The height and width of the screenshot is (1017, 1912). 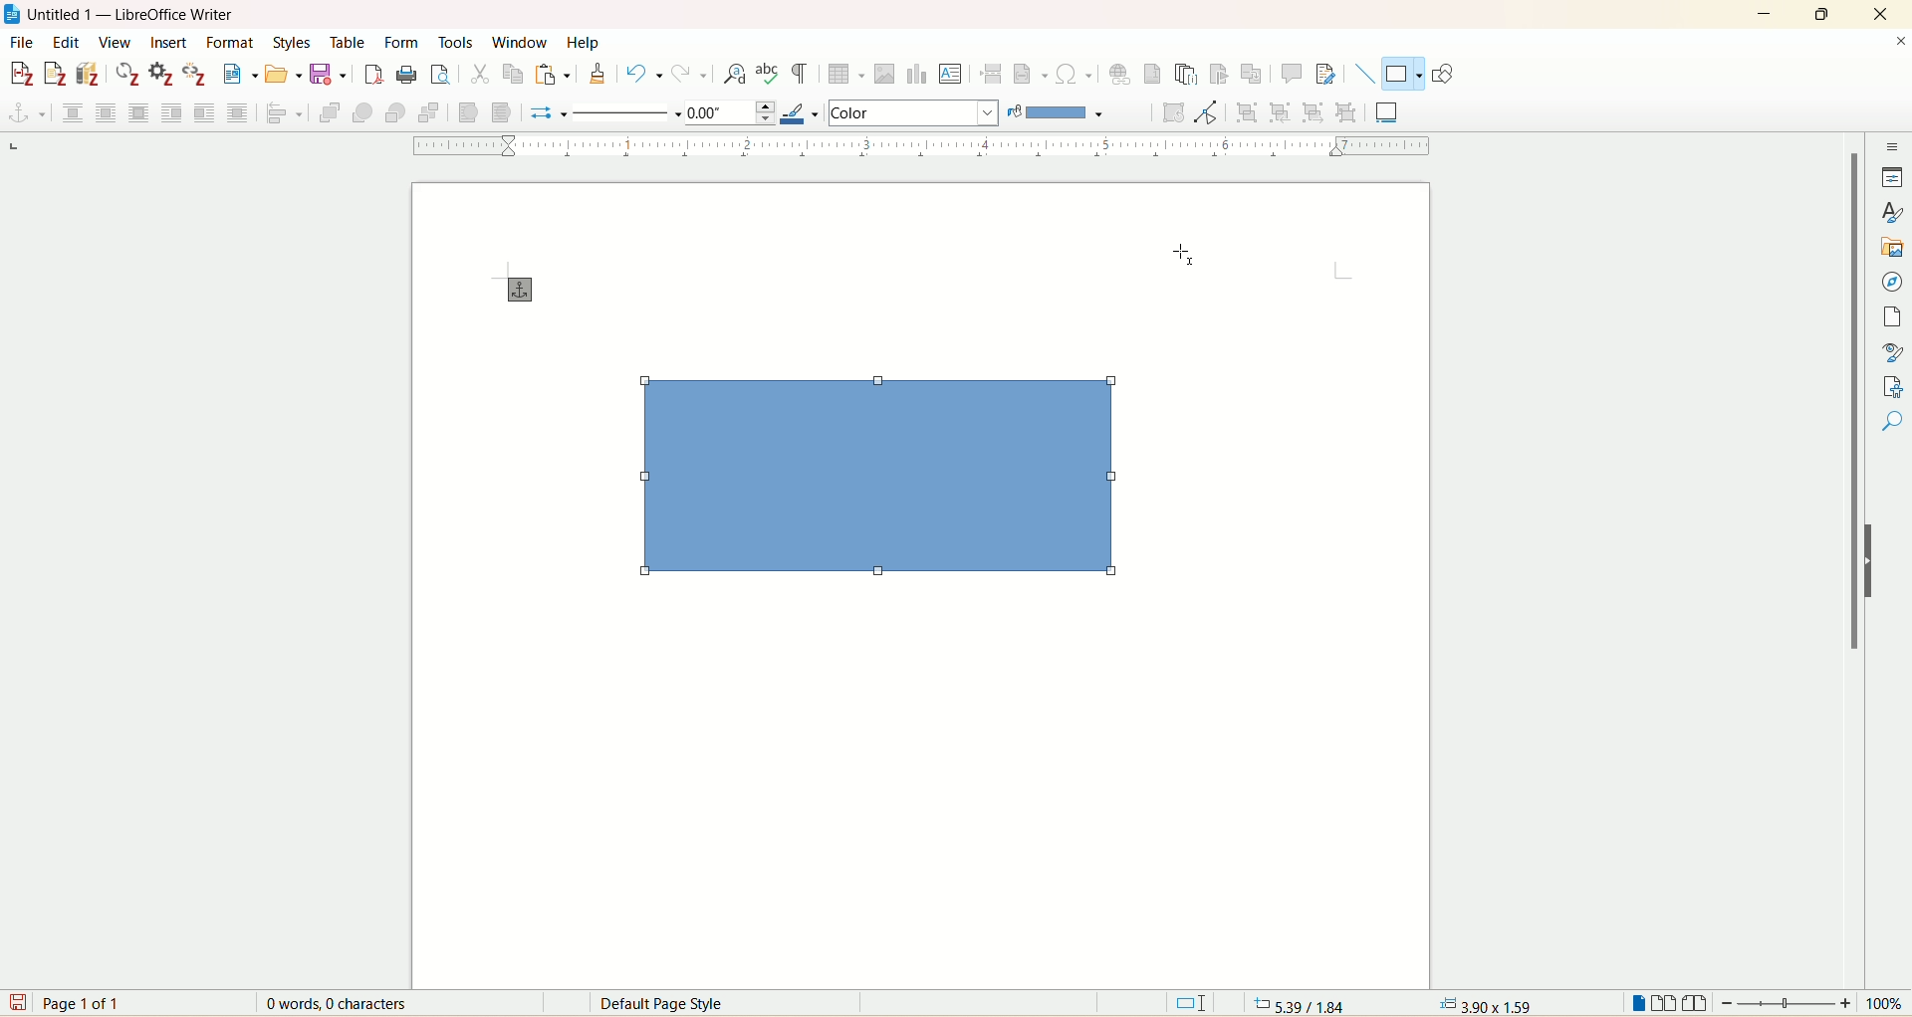 I want to click on refresh, so click(x=128, y=75).